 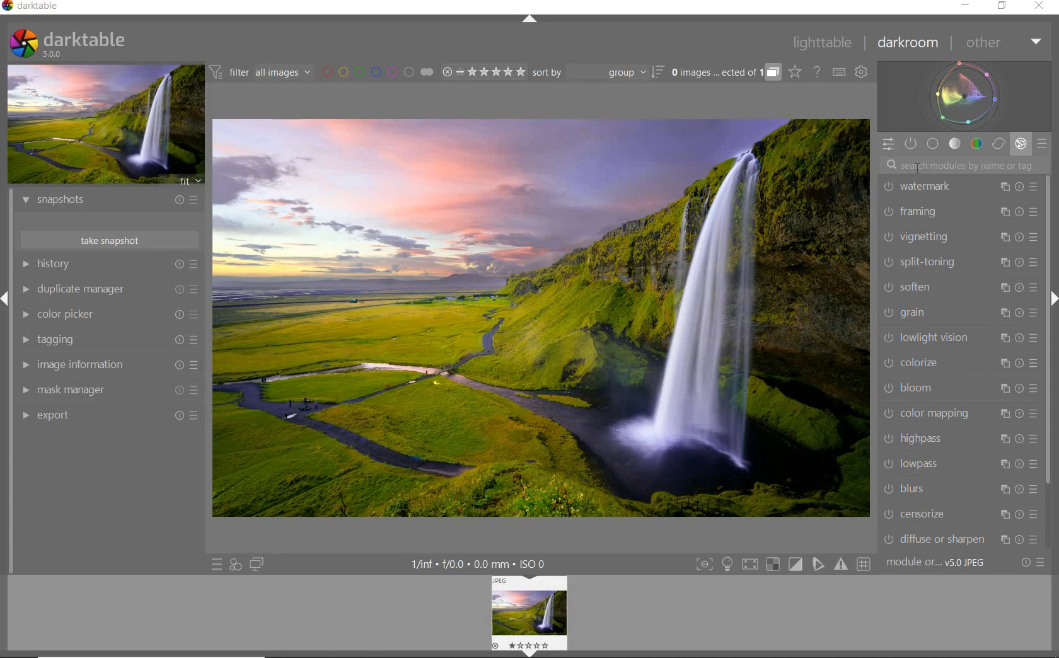 I want to click on SEARCH MODULE BY NAME, so click(x=963, y=165).